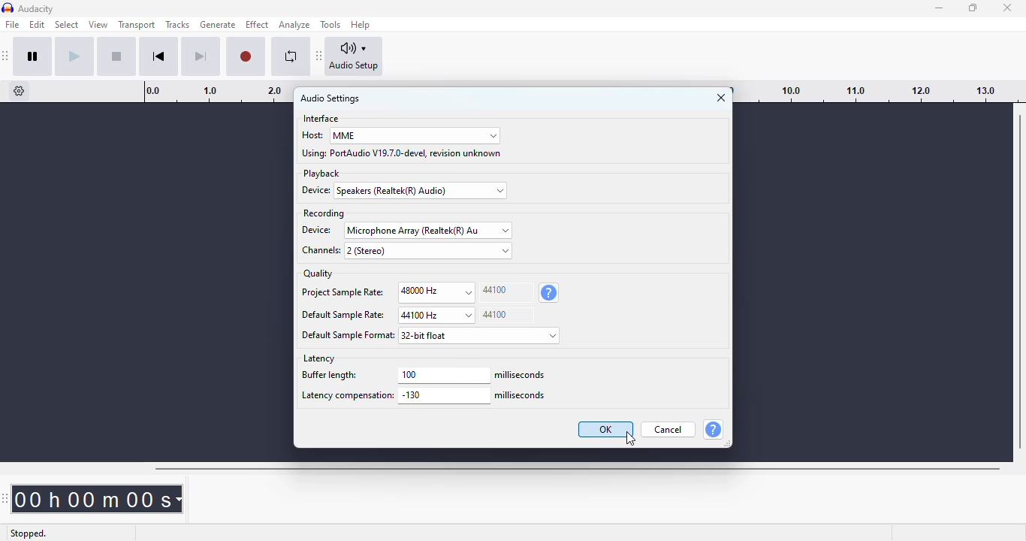  What do you see at coordinates (444, 396) in the screenshot?
I see `edit latency compensation` at bounding box center [444, 396].